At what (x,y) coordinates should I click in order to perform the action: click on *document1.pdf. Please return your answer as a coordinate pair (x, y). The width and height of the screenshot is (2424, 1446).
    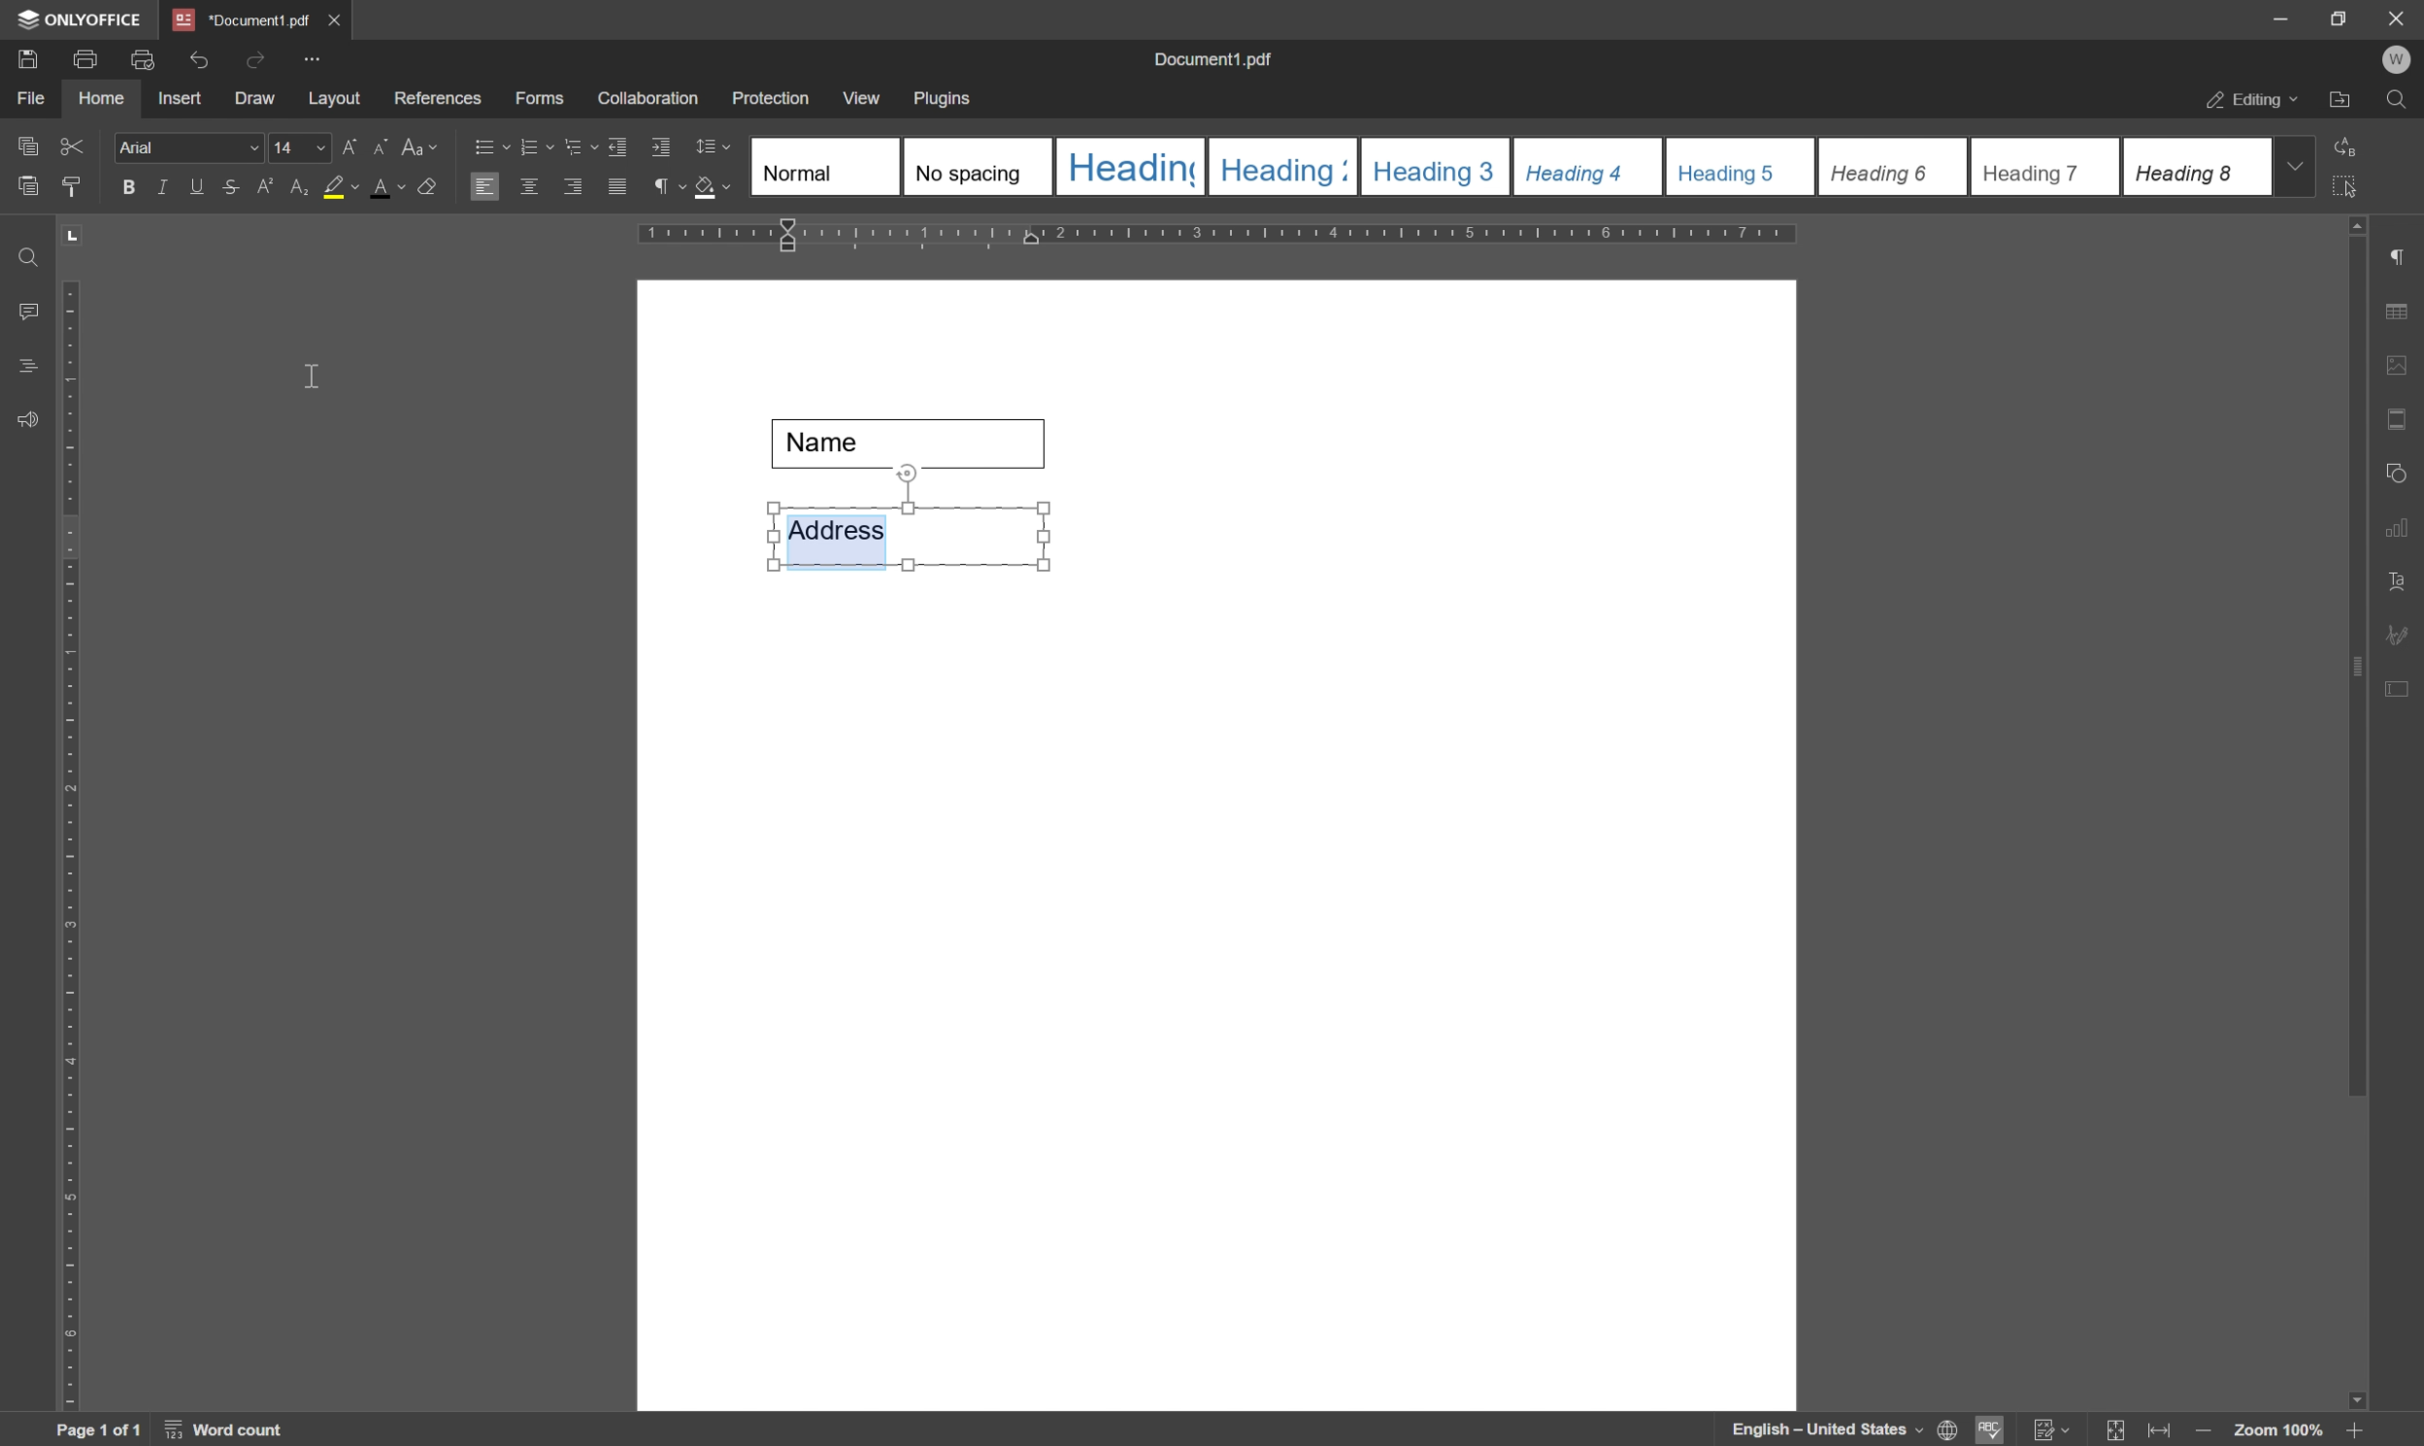
    Looking at the image, I should click on (241, 19).